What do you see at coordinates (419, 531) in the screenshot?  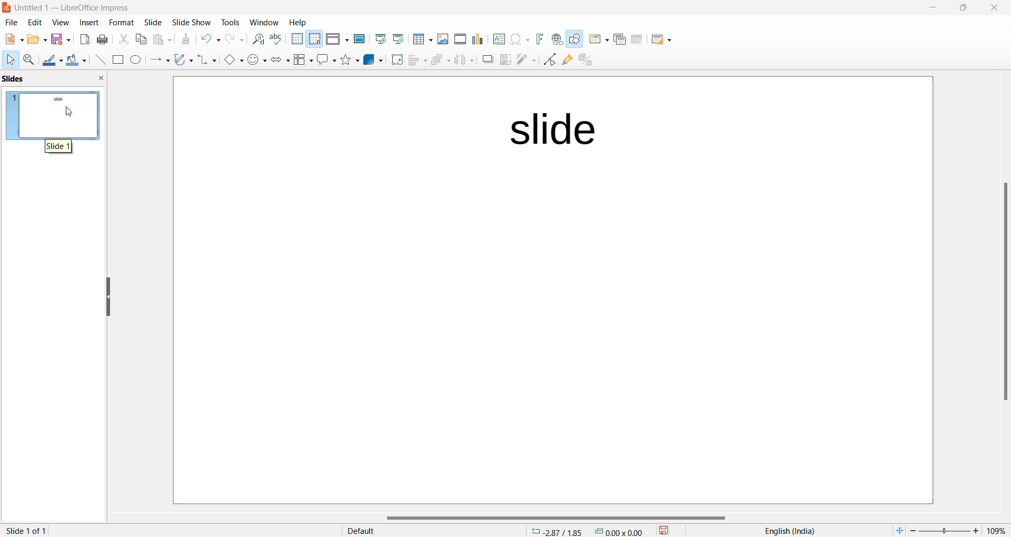 I see `display type` at bounding box center [419, 531].